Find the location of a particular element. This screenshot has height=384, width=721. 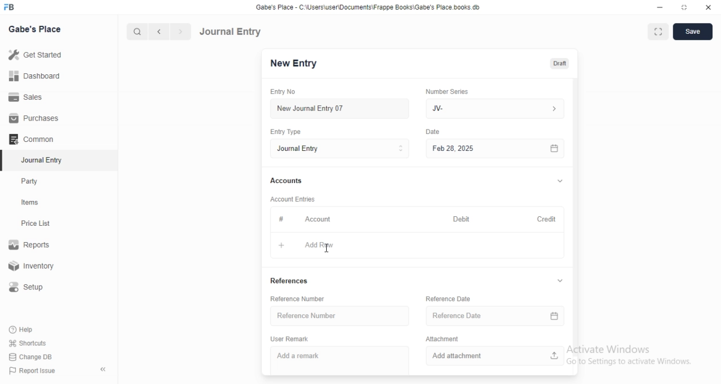

save is located at coordinates (693, 32).